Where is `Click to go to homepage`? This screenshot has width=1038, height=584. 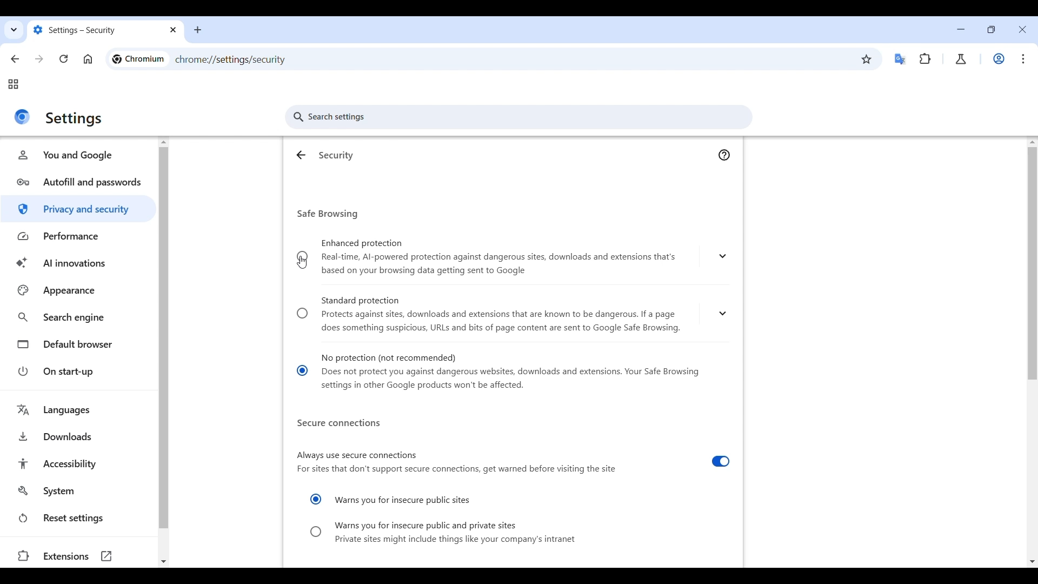 Click to go to homepage is located at coordinates (88, 59).